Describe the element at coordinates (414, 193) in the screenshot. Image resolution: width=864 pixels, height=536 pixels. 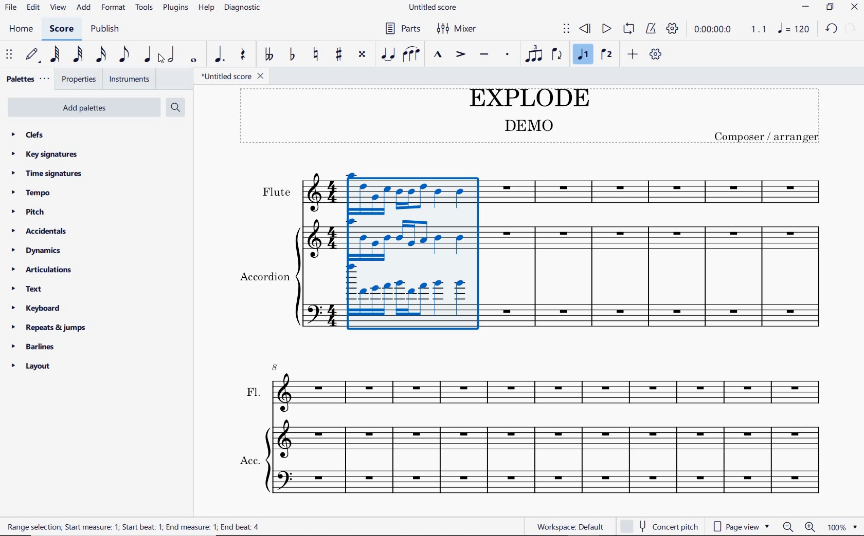
I see `highlighted measure` at that location.